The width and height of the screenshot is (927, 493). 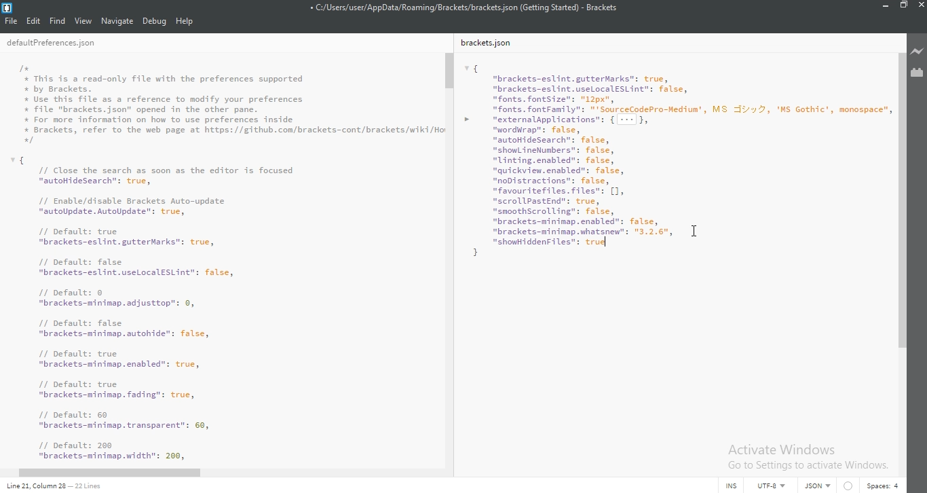 I want to click on scroll bar, so click(x=110, y=471).